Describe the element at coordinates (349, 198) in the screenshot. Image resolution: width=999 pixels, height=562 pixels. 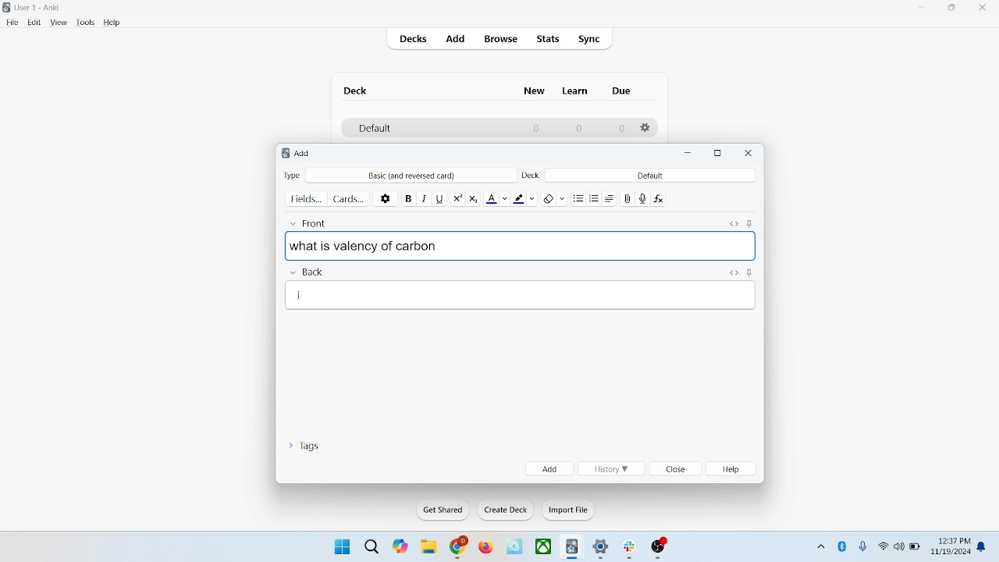
I see `cards` at that location.